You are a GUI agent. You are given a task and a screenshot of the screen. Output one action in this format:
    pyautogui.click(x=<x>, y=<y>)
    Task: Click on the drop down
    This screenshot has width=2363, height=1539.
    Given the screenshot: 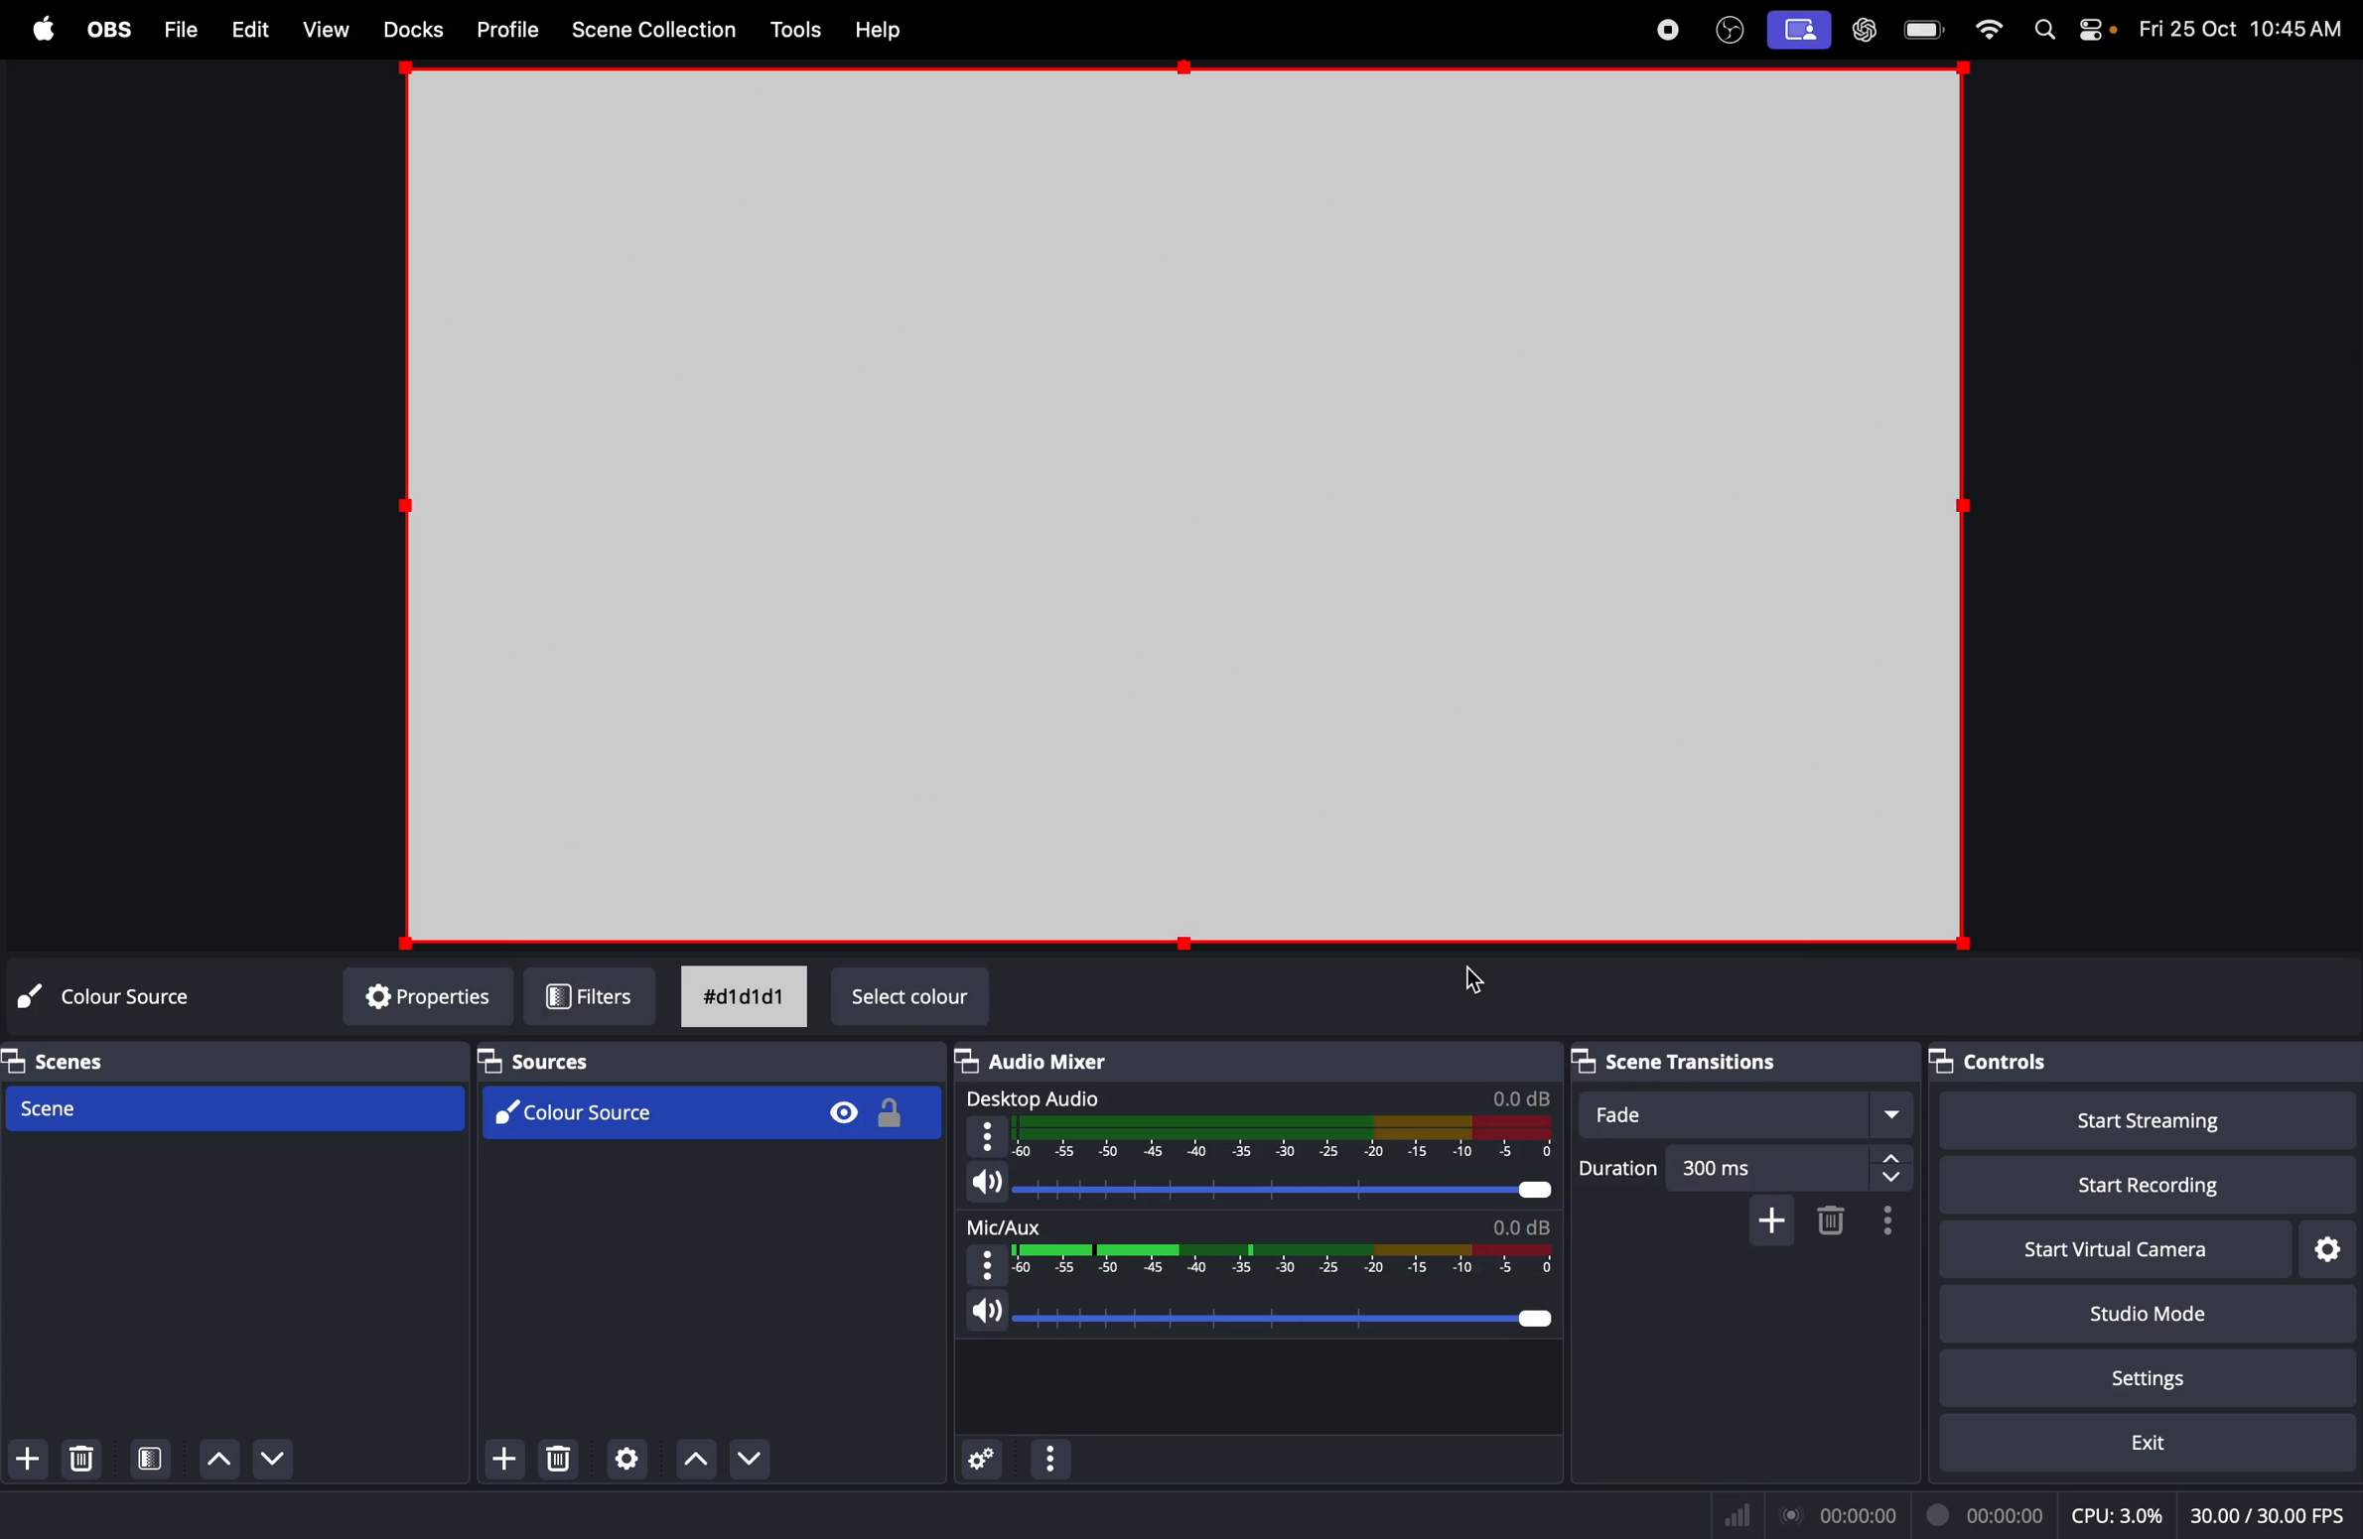 What is the action you would take?
    pyautogui.click(x=763, y=1458)
    